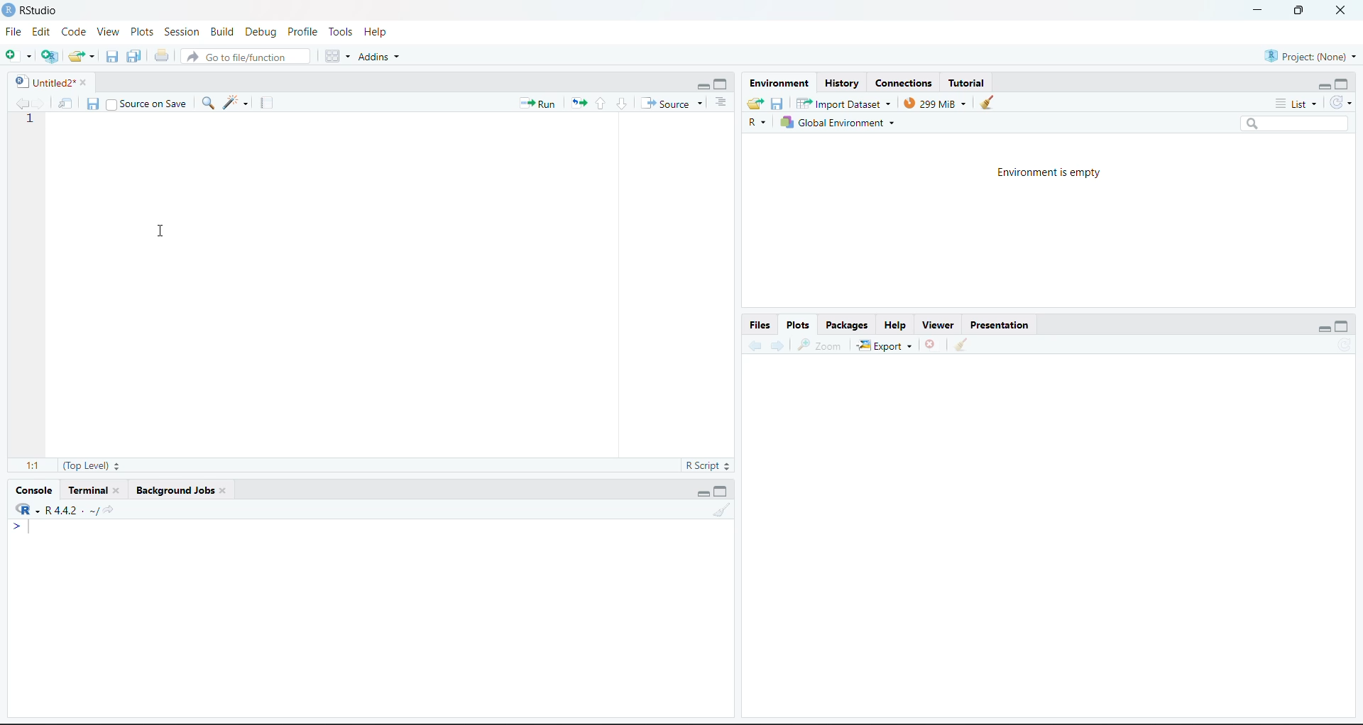 The height and width of the screenshot is (725, 1363). Describe the element at coordinates (1342, 85) in the screenshot. I see `maximize` at that location.